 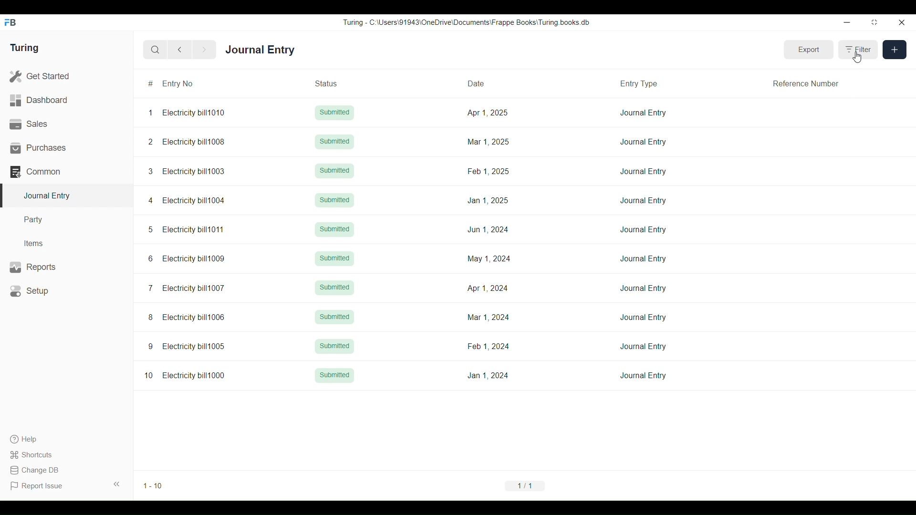 I want to click on Jun 1, 2024, so click(x=488, y=229).